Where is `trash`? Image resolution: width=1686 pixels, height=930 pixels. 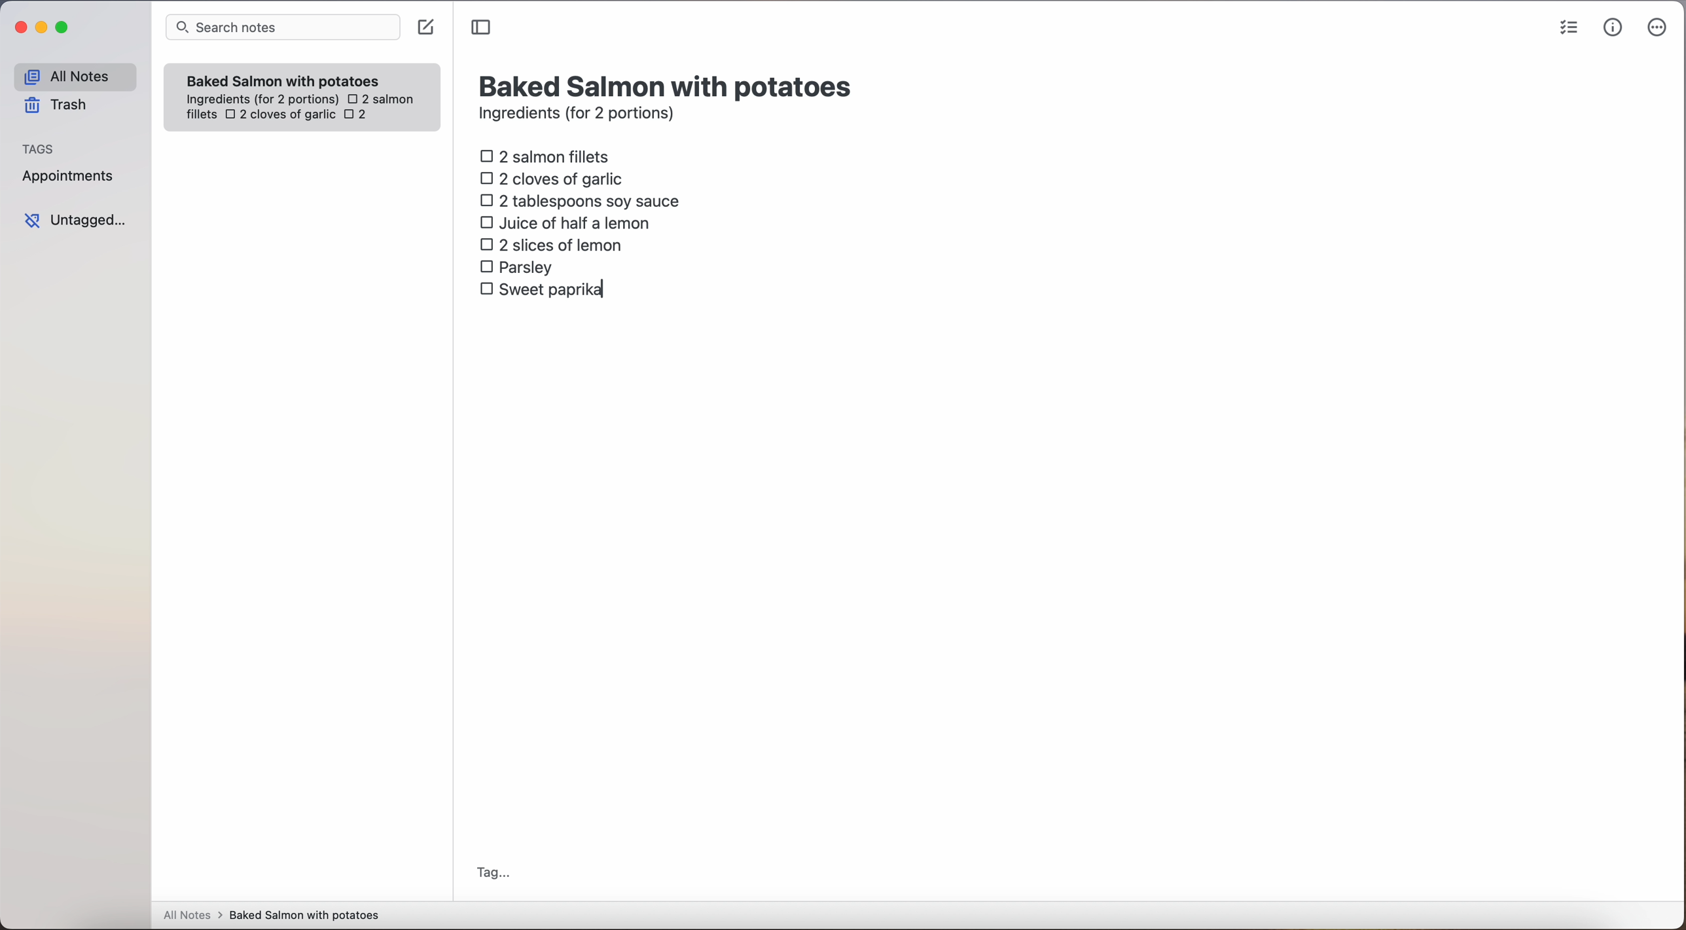
trash is located at coordinates (60, 105).